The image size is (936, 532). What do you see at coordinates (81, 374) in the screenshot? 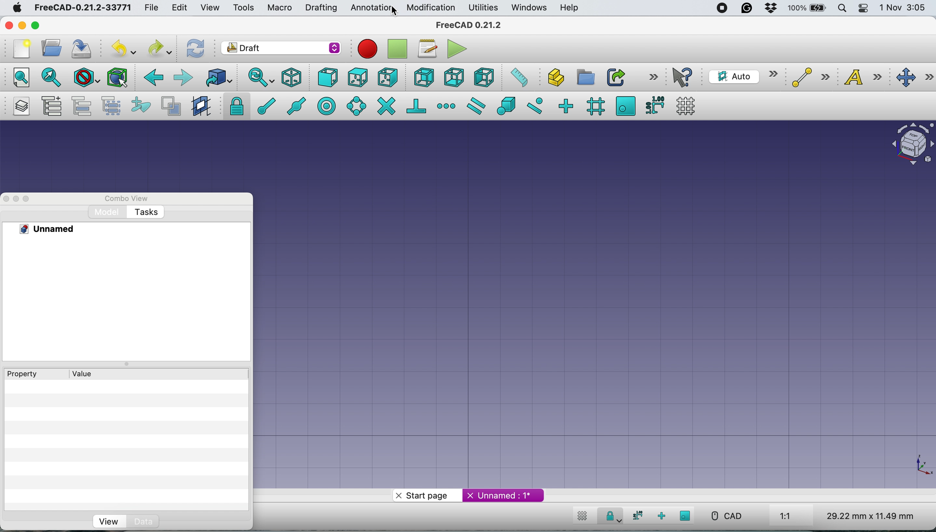
I see `value` at bounding box center [81, 374].